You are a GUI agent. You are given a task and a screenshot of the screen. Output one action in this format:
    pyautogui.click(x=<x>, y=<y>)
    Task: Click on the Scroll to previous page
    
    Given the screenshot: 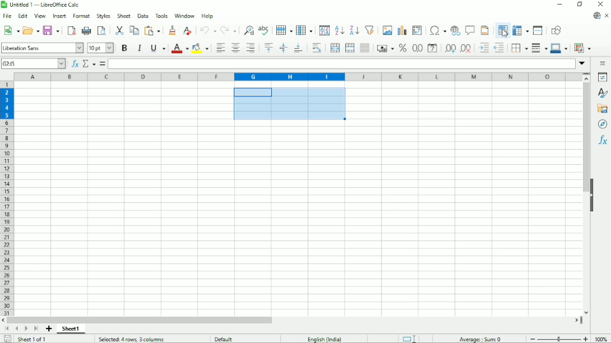 What is the action you would take?
    pyautogui.click(x=16, y=329)
    